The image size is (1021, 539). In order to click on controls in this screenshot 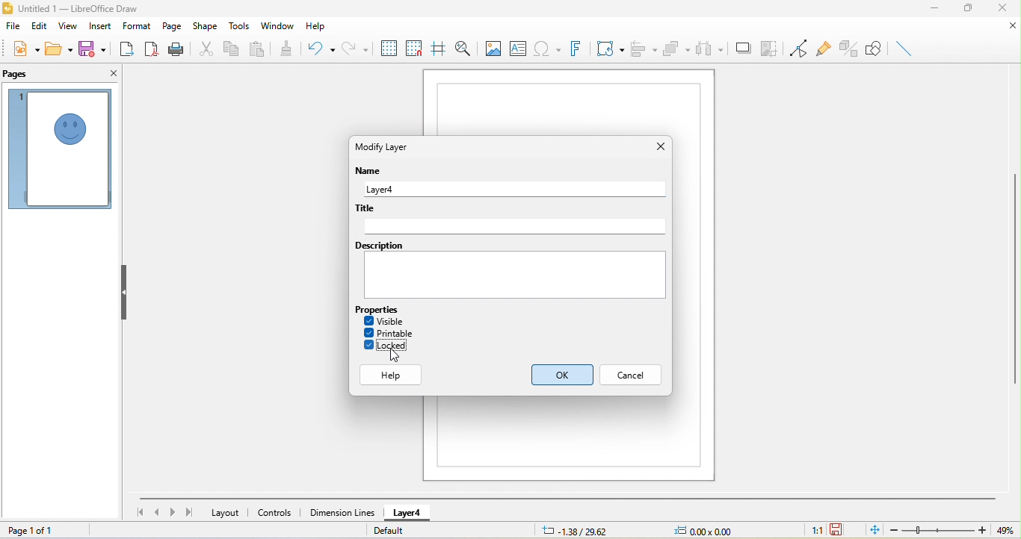, I will do `click(276, 513)`.